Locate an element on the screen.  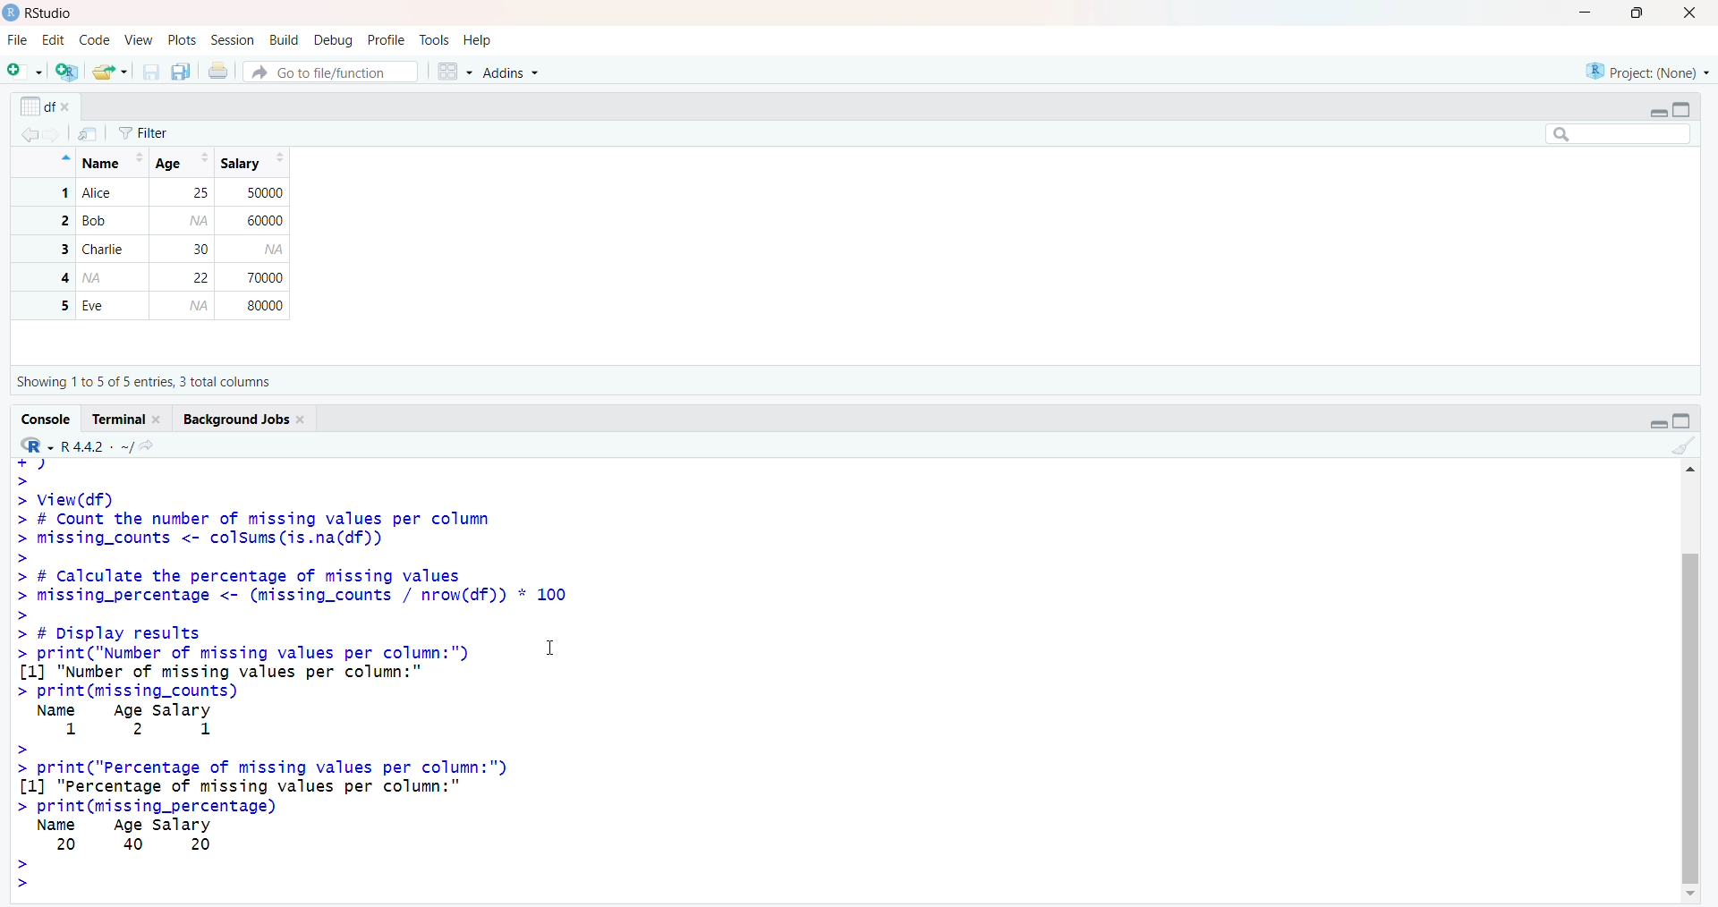
Create a project is located at coordinates (64, 72).